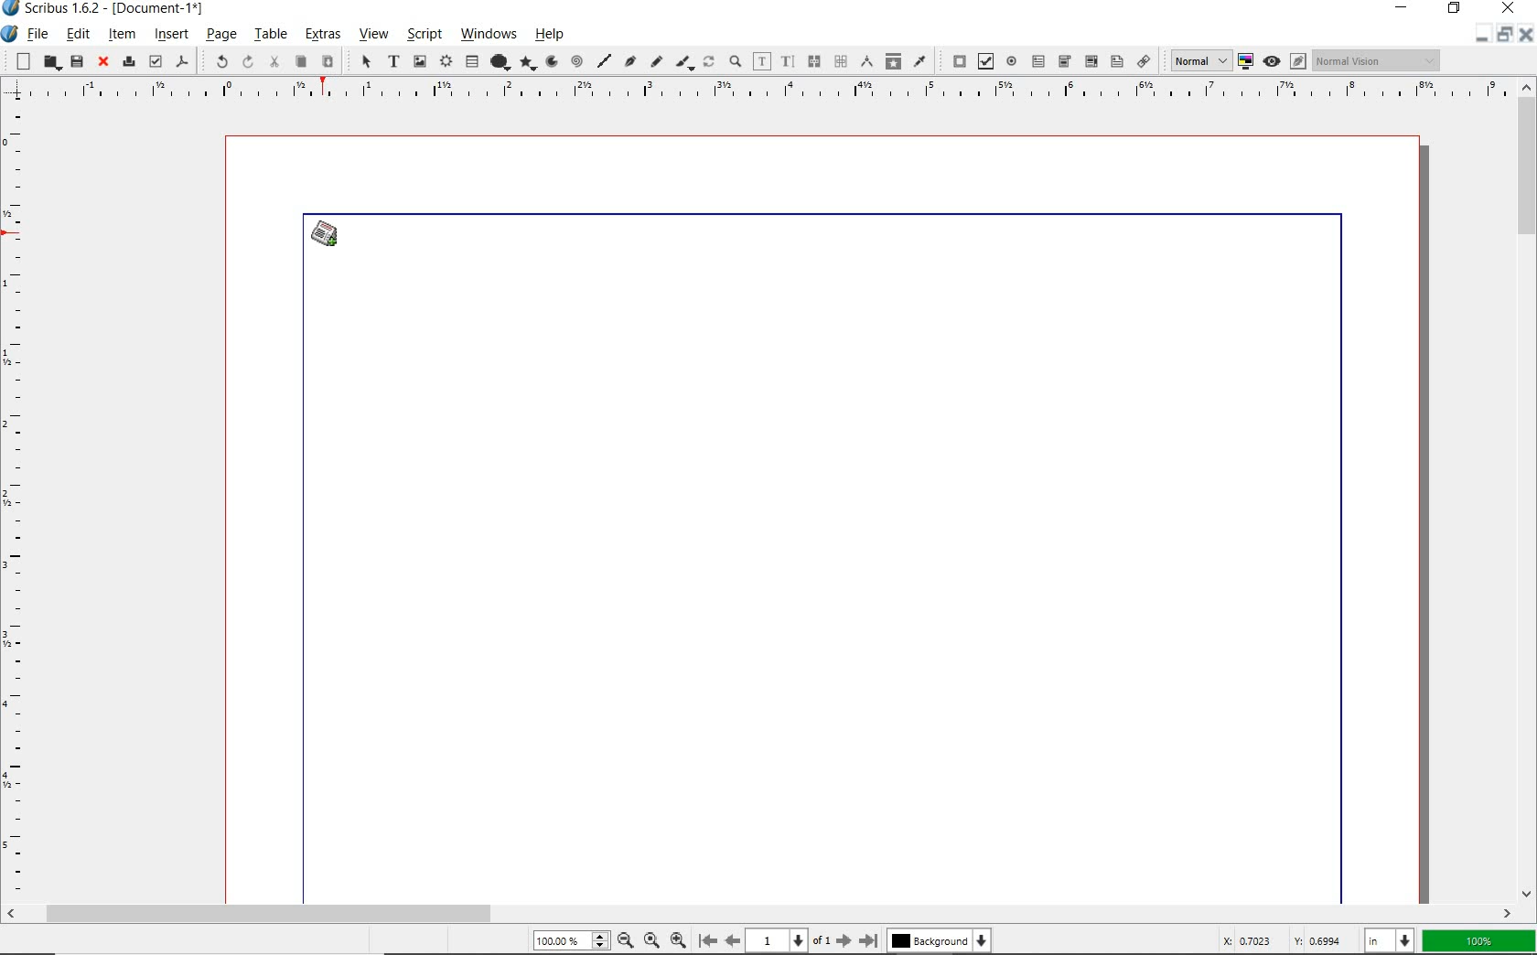 The height and width of the screenshot is (955, 1537). I want to click on open, so click(50, 61).